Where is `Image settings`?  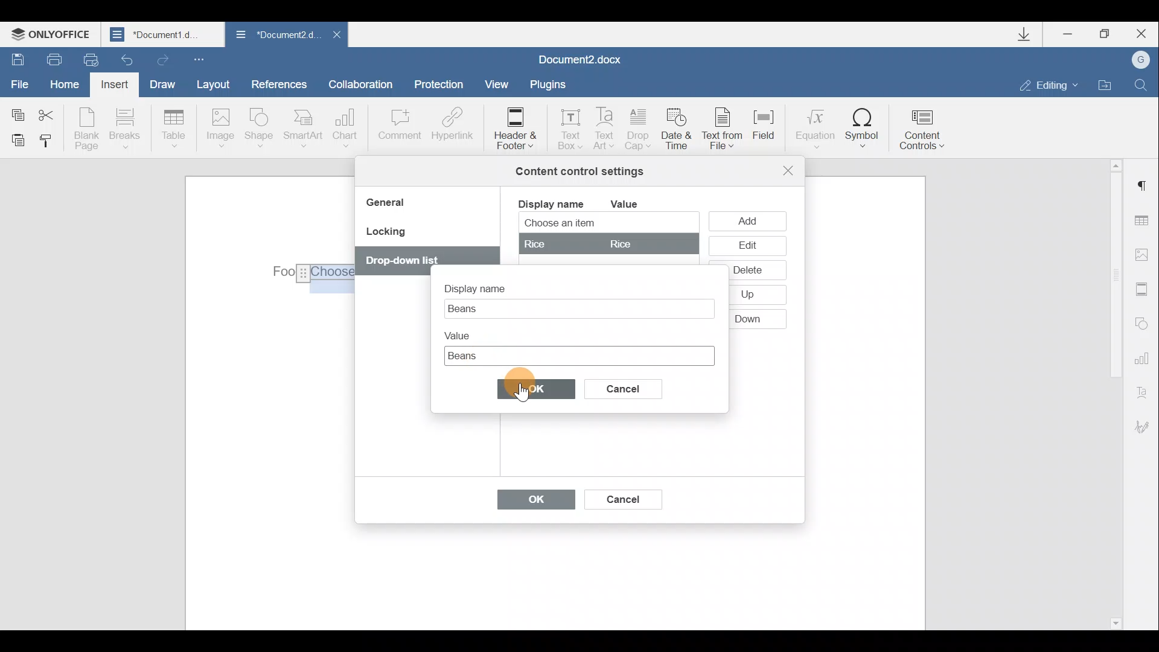
Image settings is located at coordinates (1145, 255).